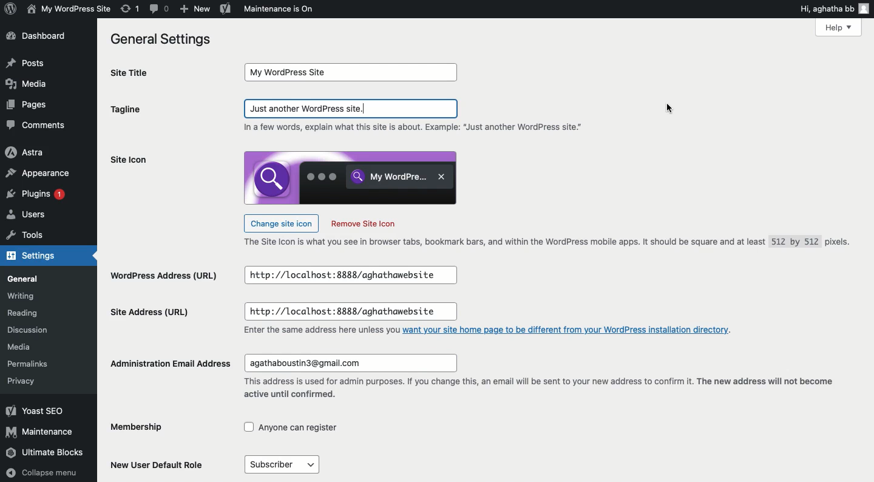 Image resolution: width=874 pixels, height=482 pixels. What do you see at coordinates (835, 8) in the screenshot?
I see `Hi user` at bounding box center [835, 8].